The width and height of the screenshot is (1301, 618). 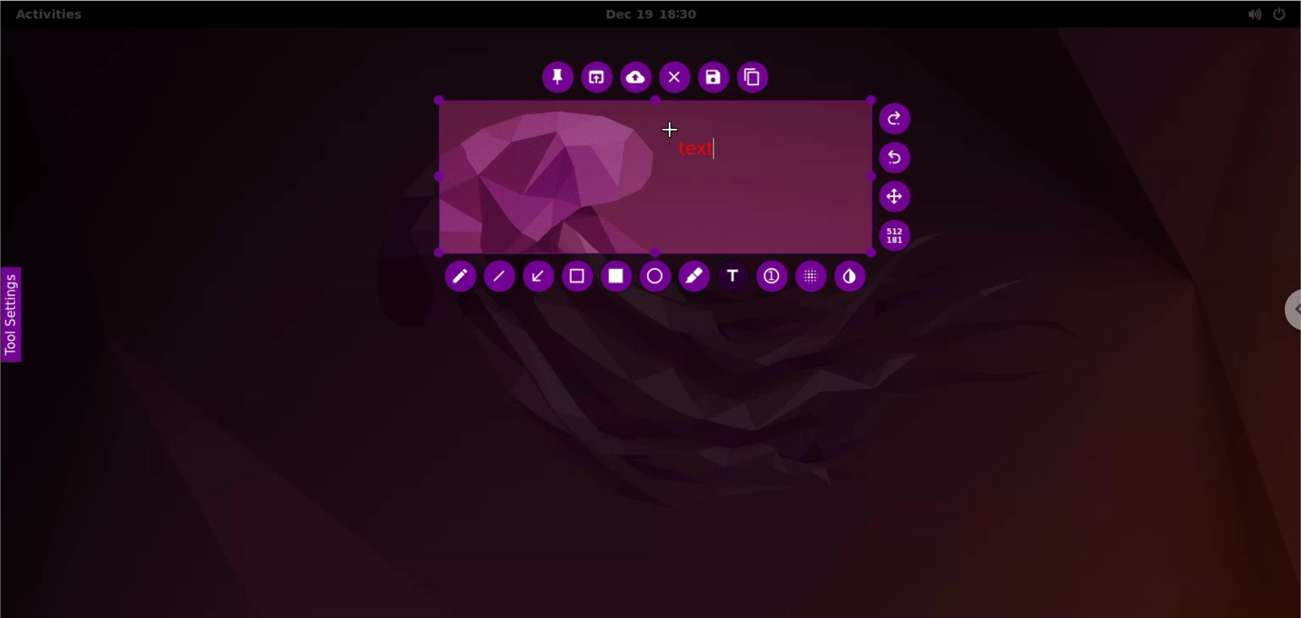 I want to click on move selection, so click(x=894, y=199).